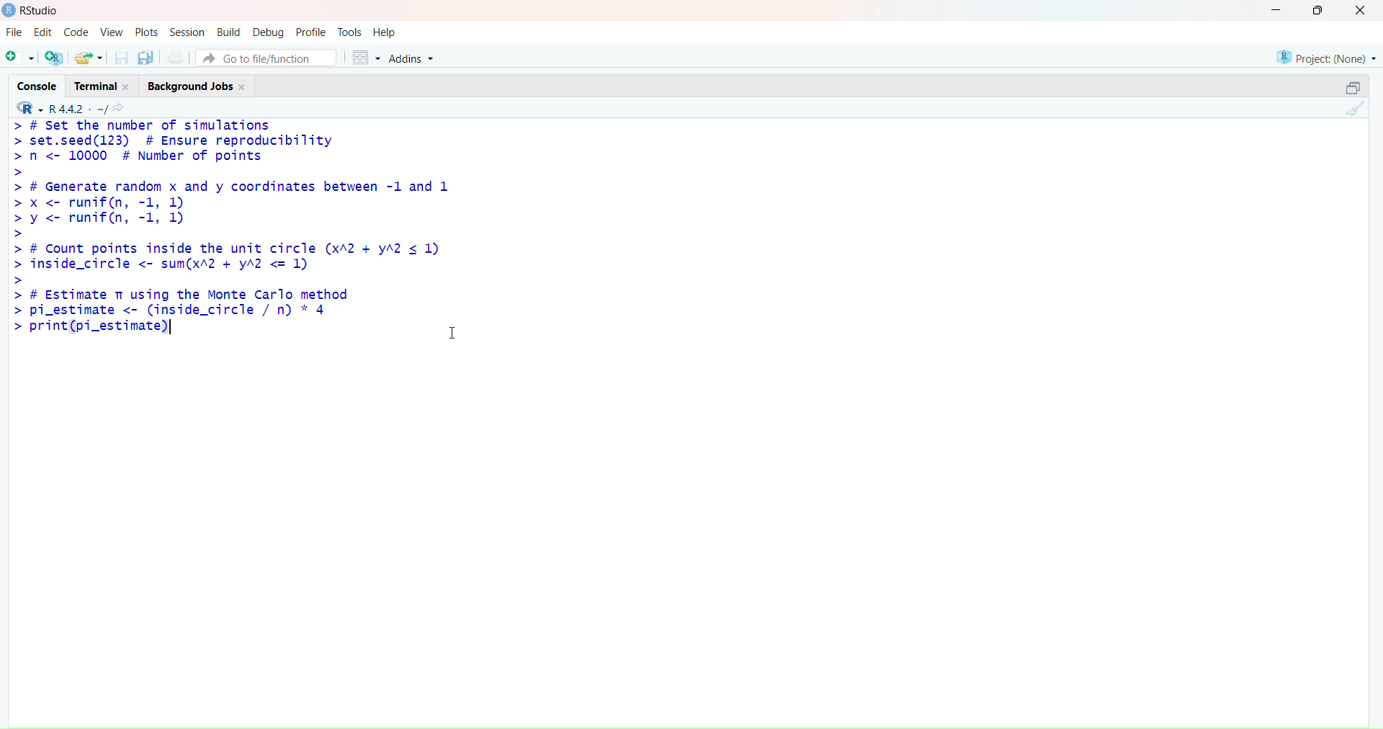 This screenshot has height=729, width=1383. Describe the element at coordinates (456, 328) in the screenshot. I see `Cursor` at that location.